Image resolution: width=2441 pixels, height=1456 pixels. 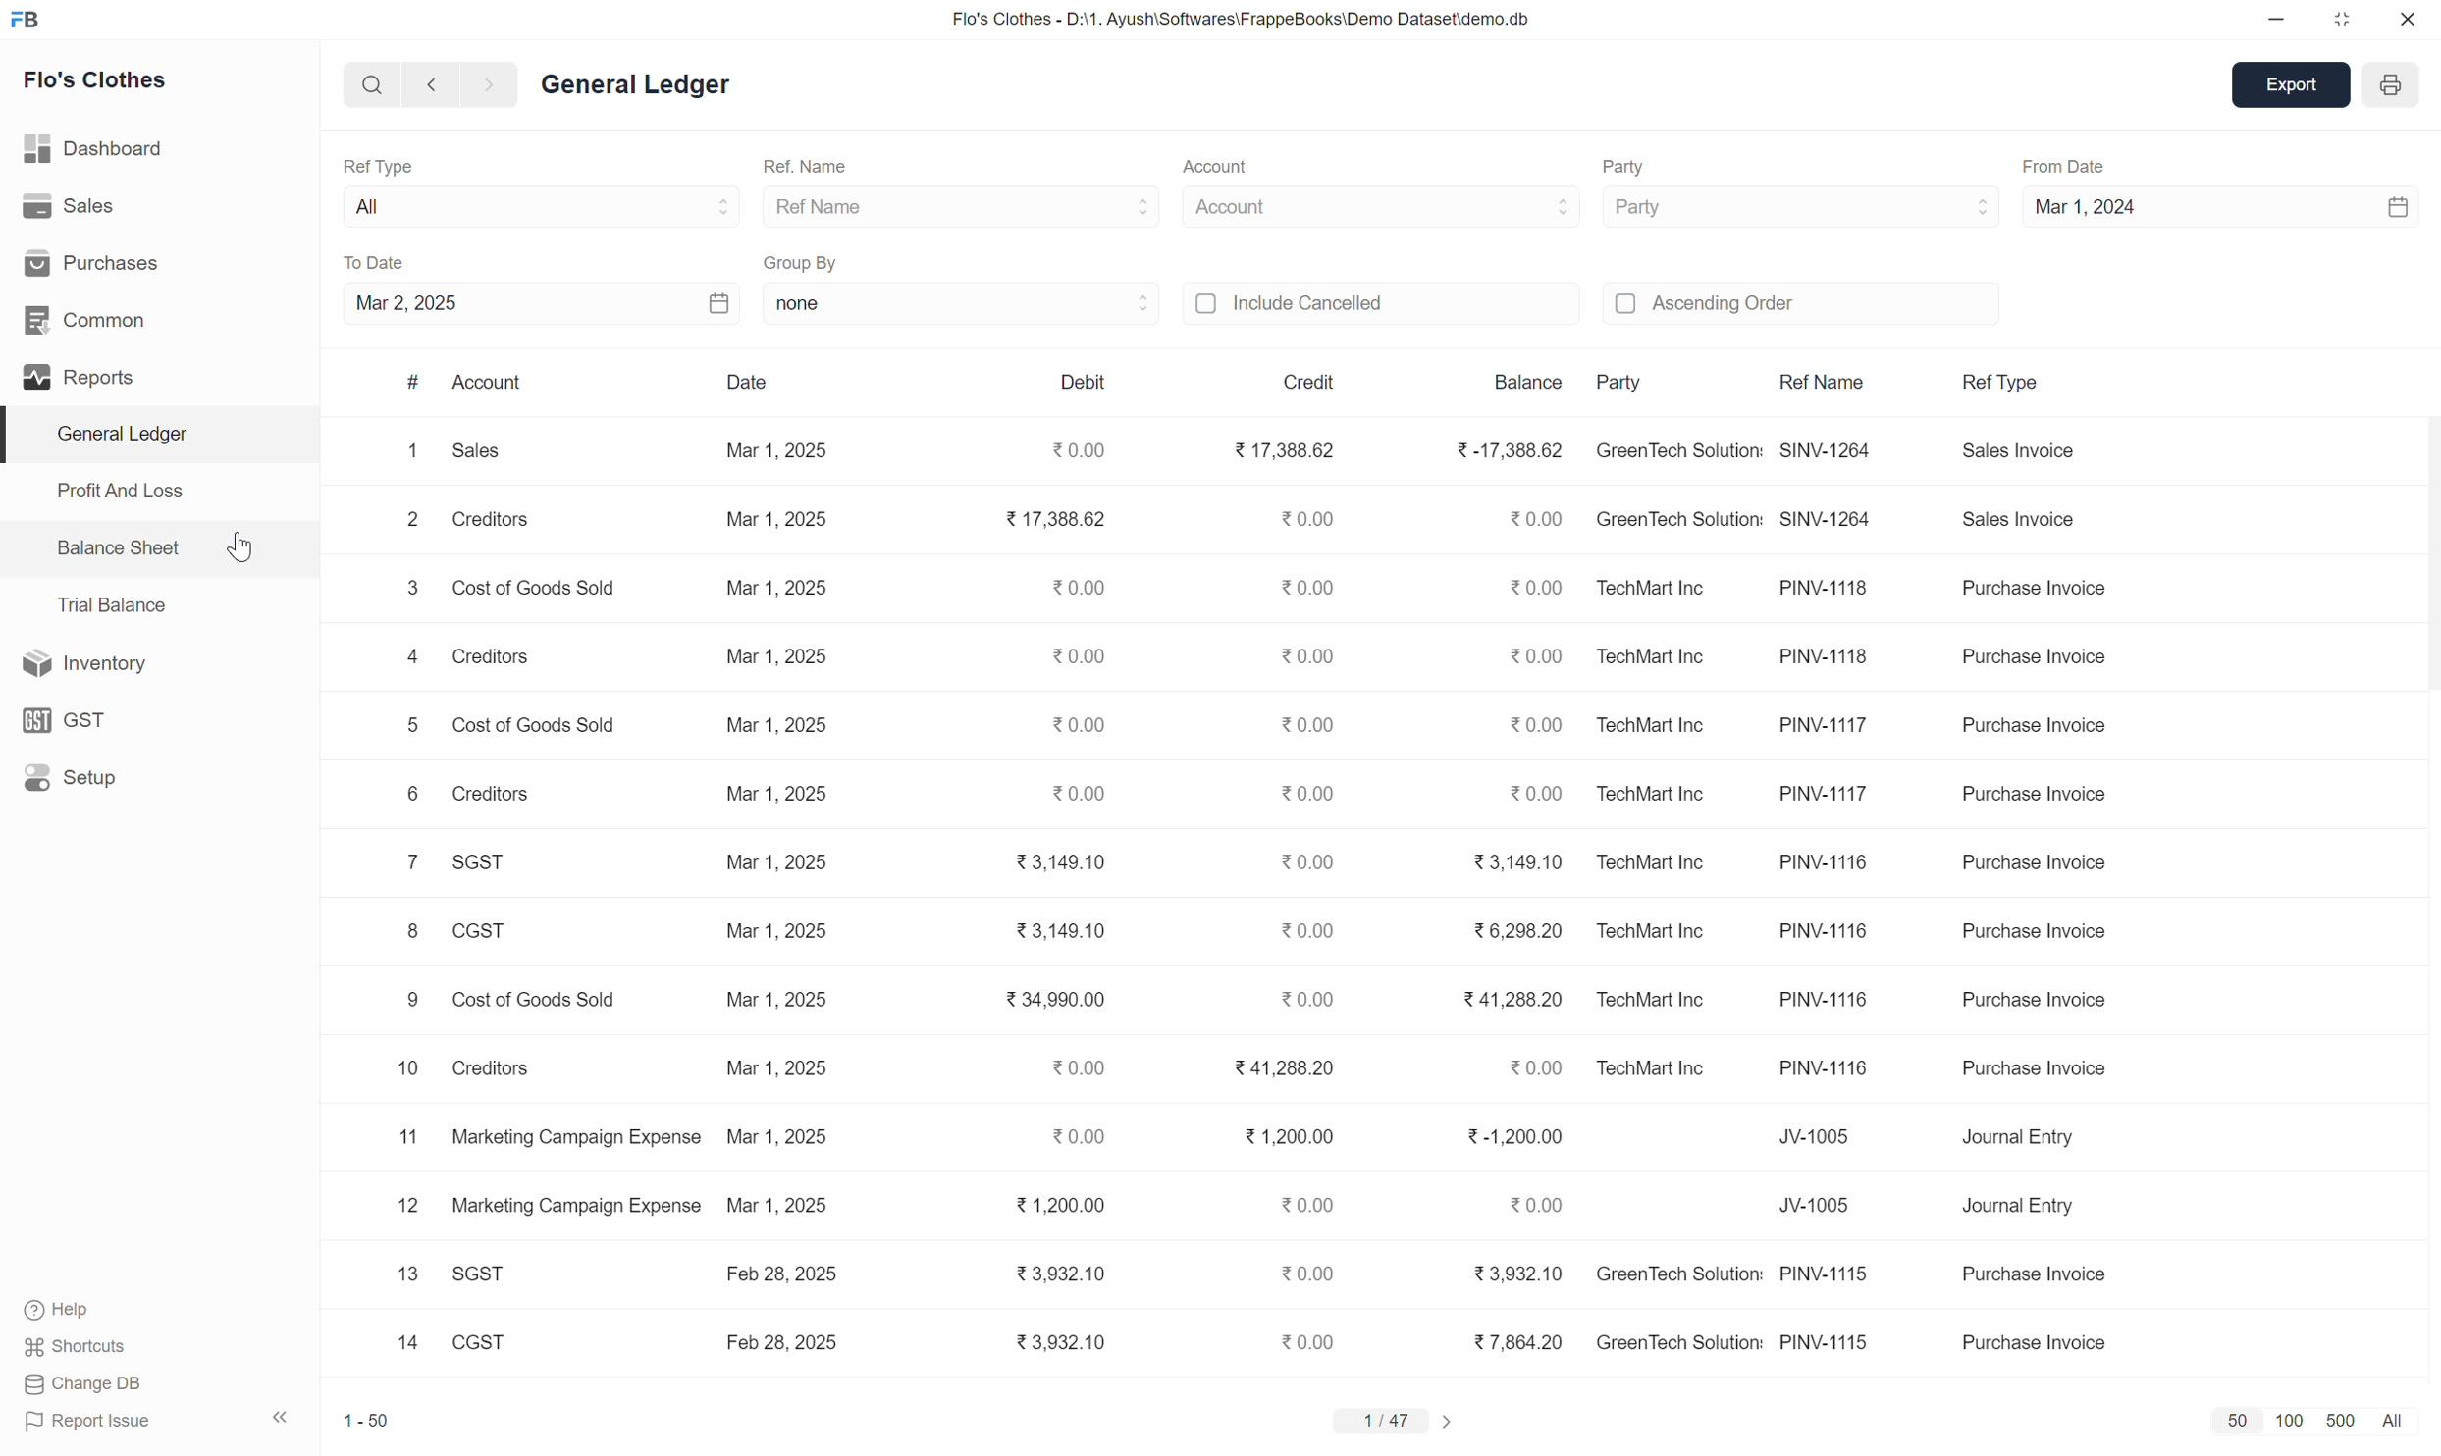 I want to click on Party, so click(x=1624, y=381).